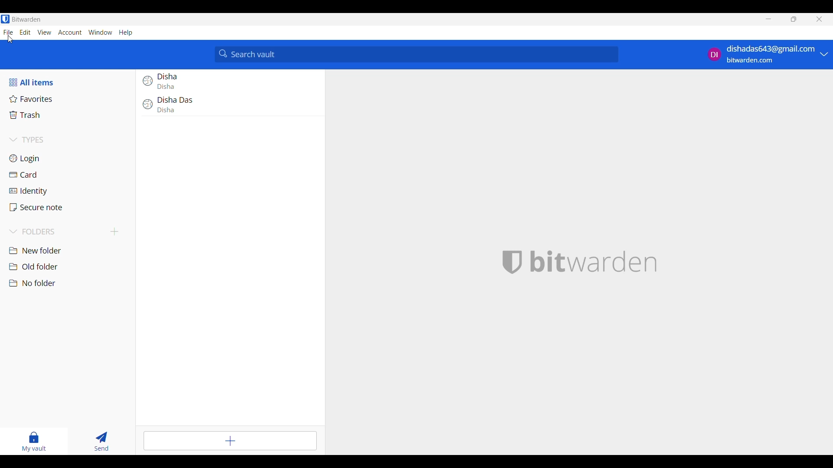 The image size is (833, 468). I want to click on Current account details, so click(762, 55).